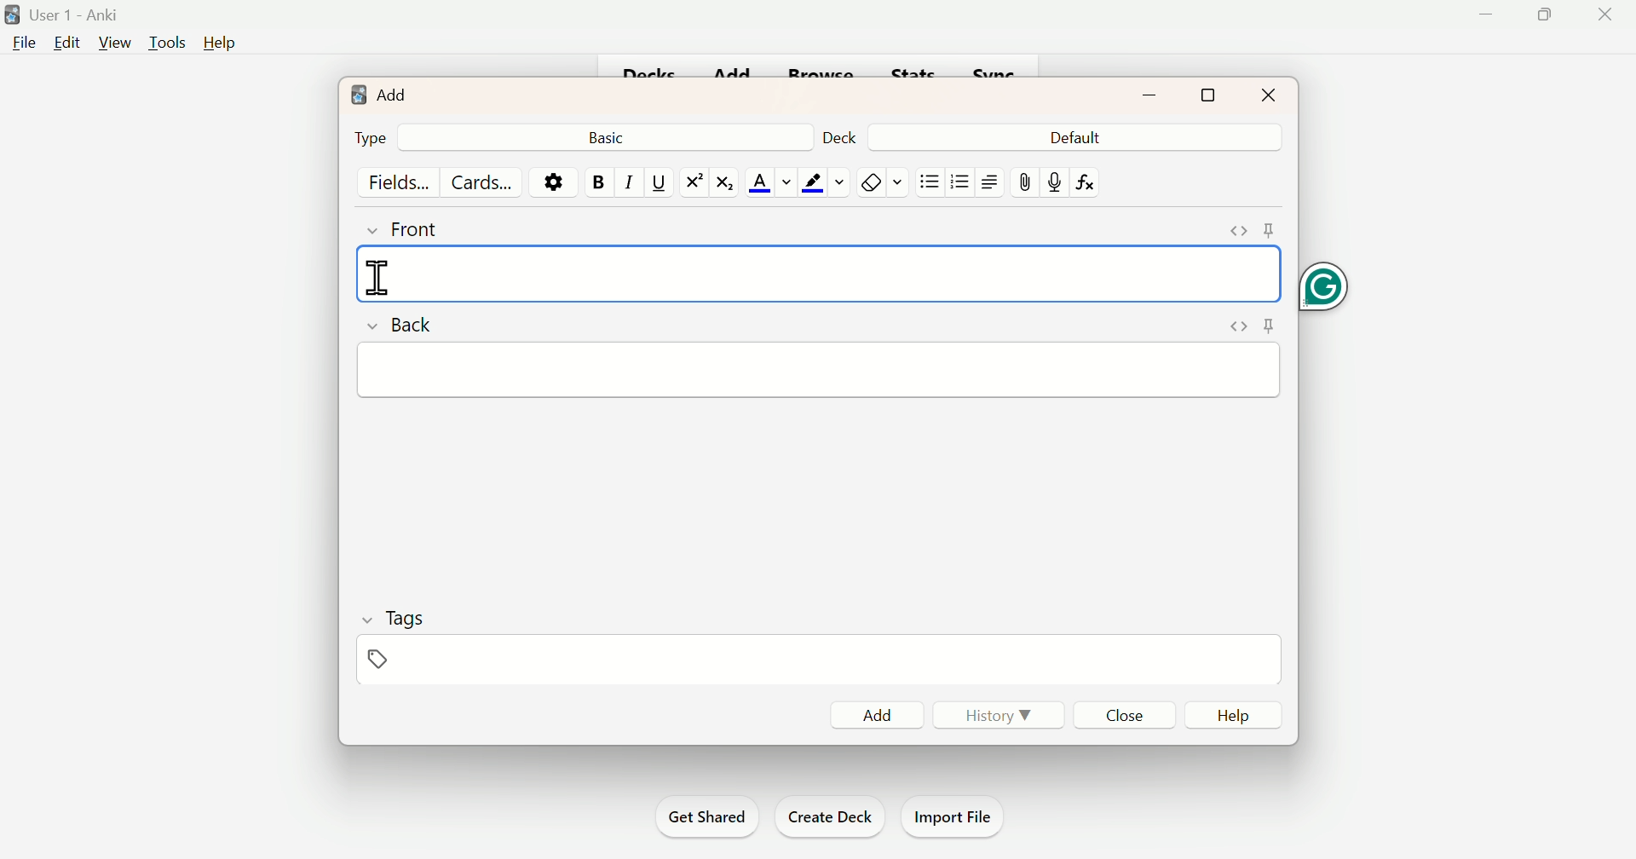 Image resolution: width=1636 pixels, height=859 pixels. Describe the element at coordinates (1605, 14) in the screenshot. I see `Close` at that location.